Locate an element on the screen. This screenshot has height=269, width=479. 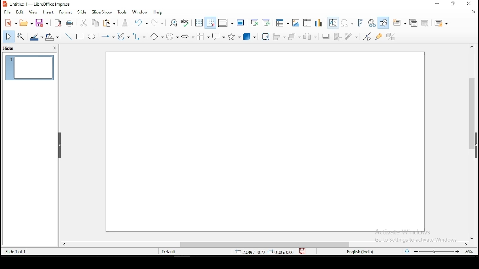
copy is located at coordinates (96, 23).